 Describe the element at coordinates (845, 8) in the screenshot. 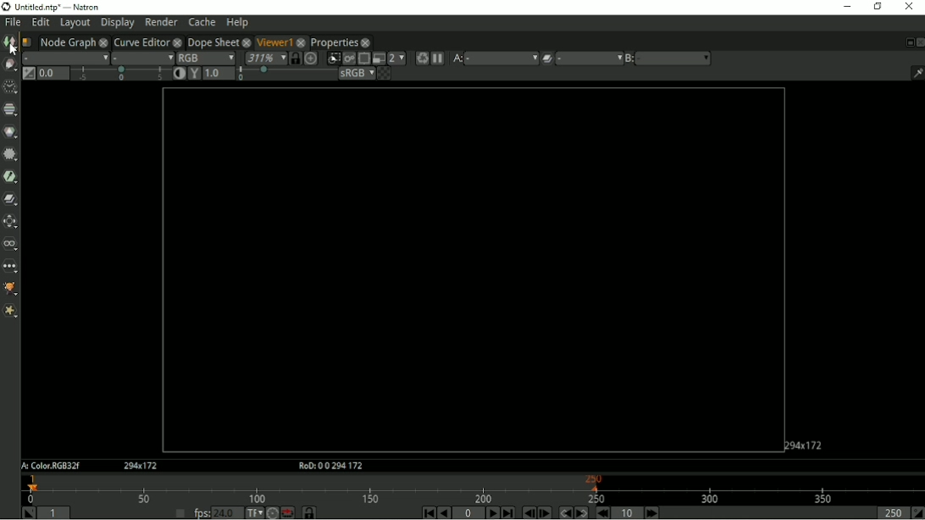

I see `Minimize` at that location.